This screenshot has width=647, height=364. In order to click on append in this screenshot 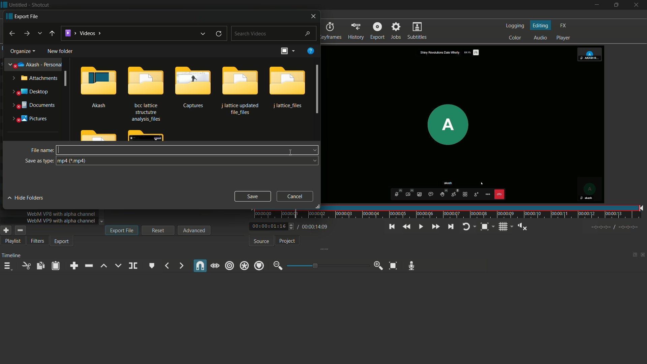, I will do `click(72, 266)`.